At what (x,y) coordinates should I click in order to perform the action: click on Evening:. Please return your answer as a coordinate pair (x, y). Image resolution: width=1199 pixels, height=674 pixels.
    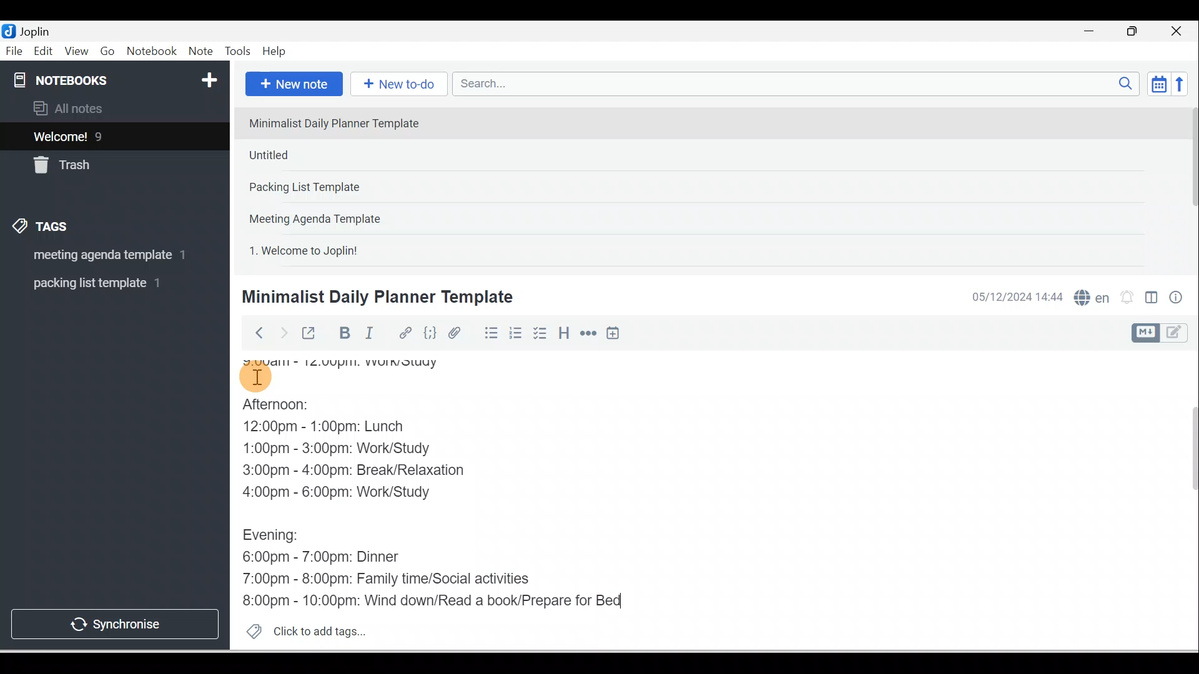
    Looking at the image, I should click on (279, 537).